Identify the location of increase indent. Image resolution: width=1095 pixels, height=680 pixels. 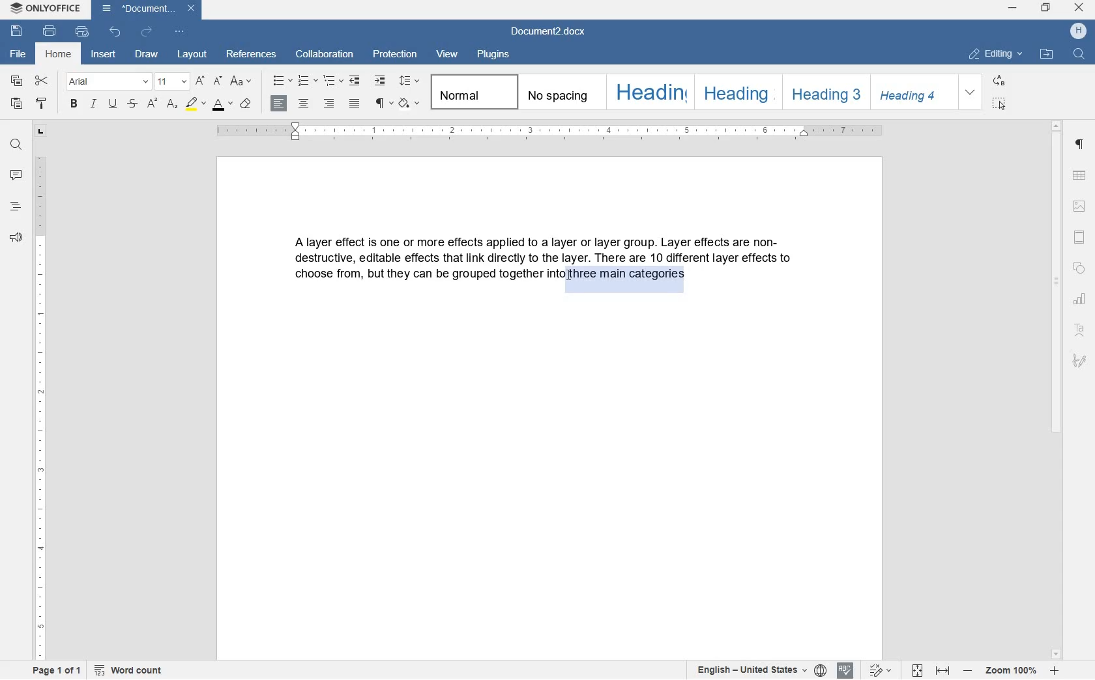
(381, 79).